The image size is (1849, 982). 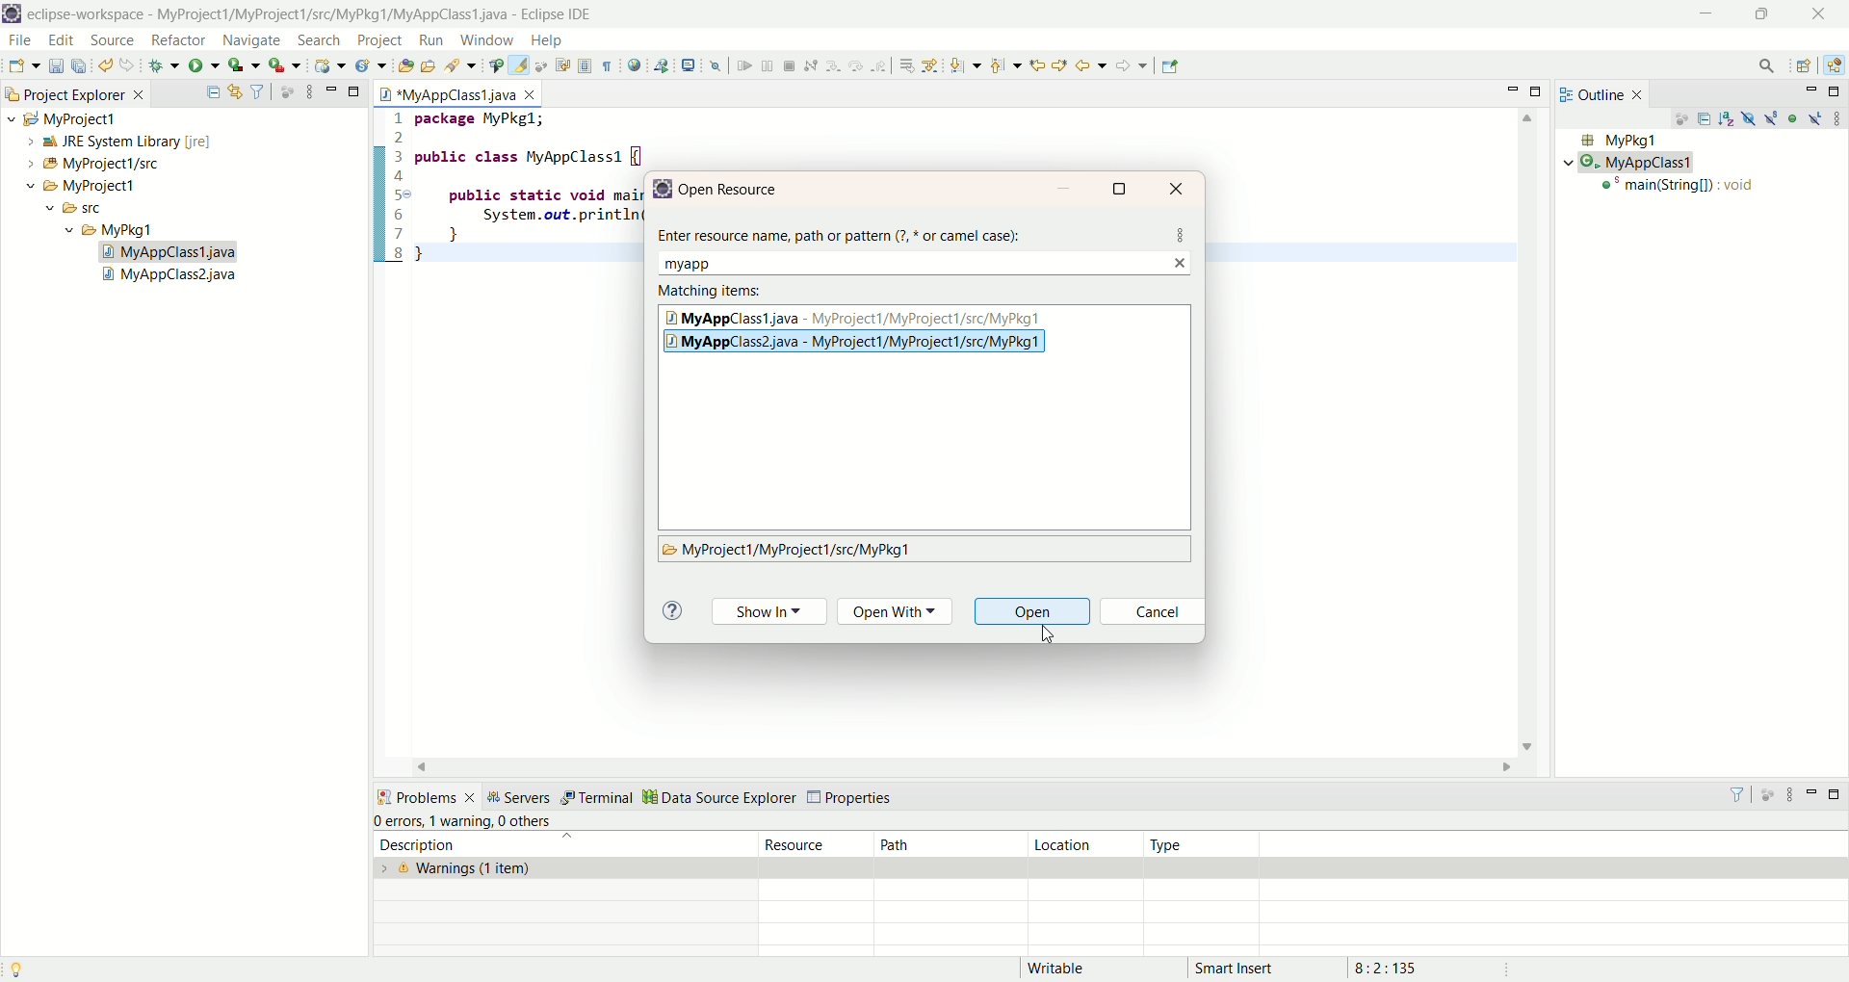 I want to click on open type, so click(x=403, y=67).